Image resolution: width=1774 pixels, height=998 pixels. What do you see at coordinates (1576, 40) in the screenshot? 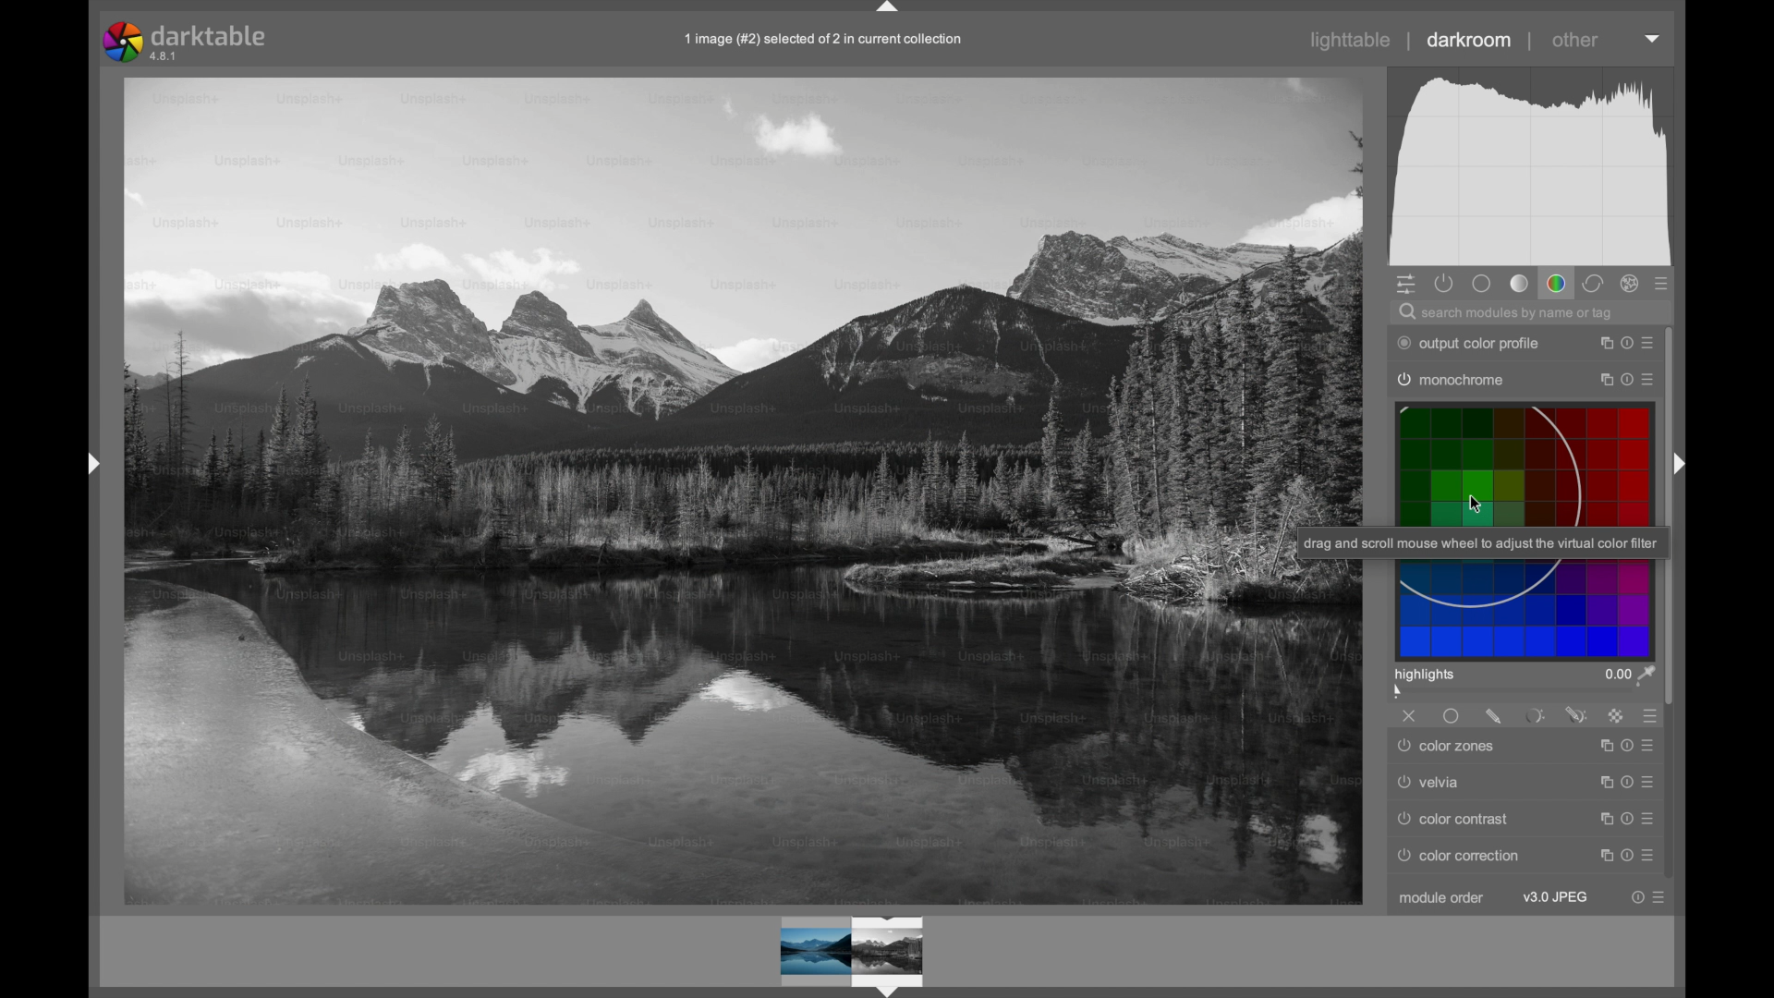
I see `other` at bounding box center [1576, 40].